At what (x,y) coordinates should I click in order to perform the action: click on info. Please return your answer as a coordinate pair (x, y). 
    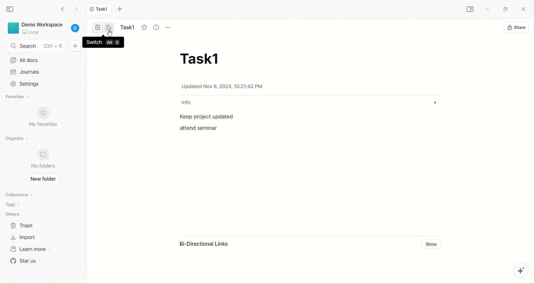
    Looking at the image, I should click on (182, 103).